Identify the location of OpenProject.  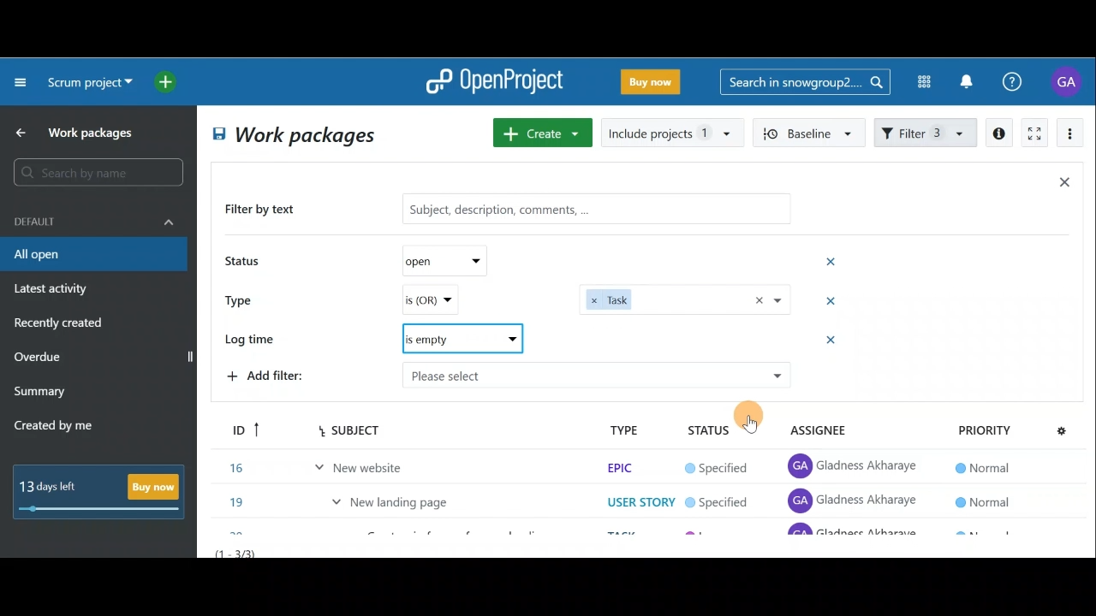
(494, 83).